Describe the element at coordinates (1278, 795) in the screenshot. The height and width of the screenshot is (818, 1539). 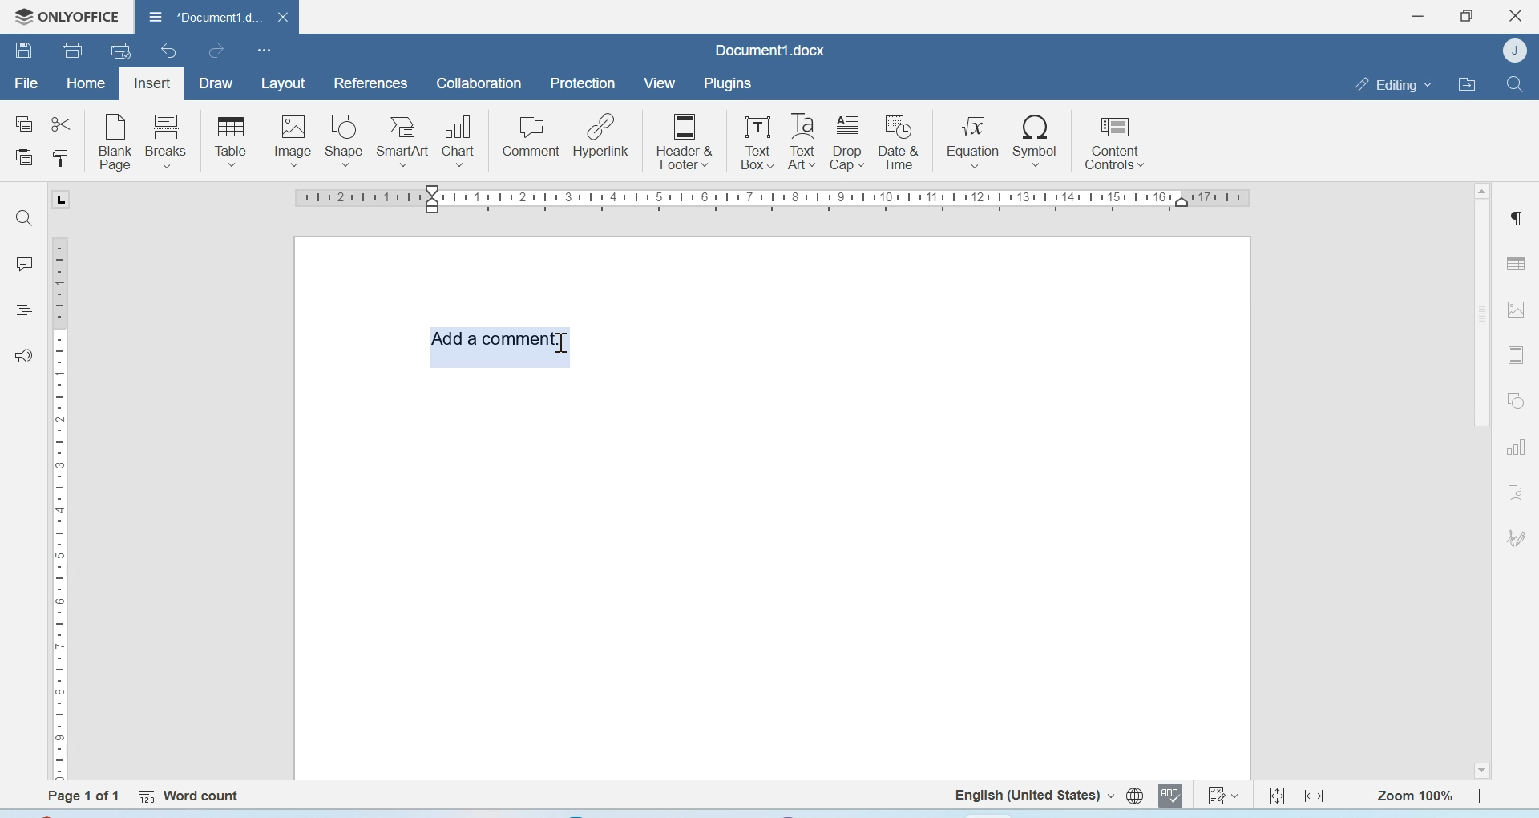
I see `Fit to page` at that location.